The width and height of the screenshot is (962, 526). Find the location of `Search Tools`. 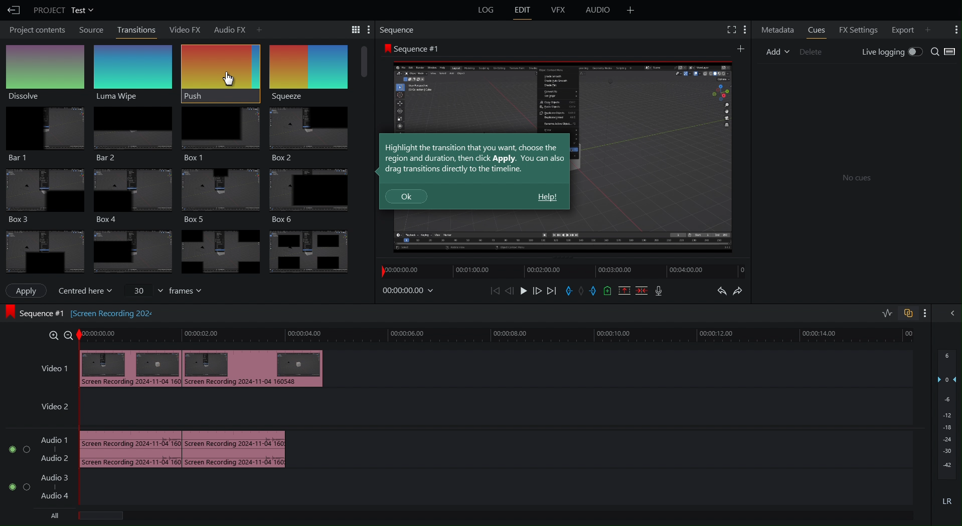

Search Tools is located at coordinates (351, 29).